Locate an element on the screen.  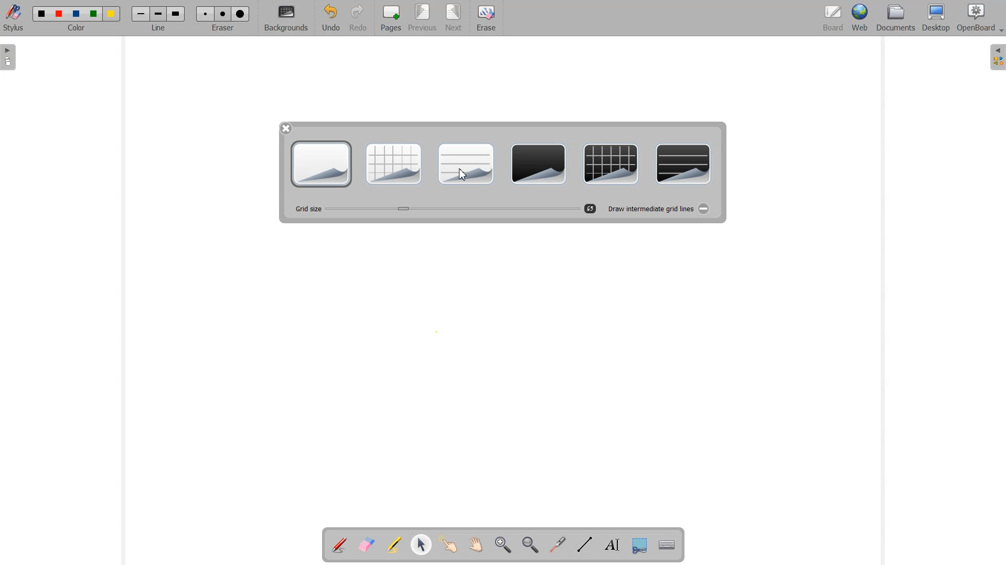
Plain Light Backgrounds is located at coordinates (321, 164).